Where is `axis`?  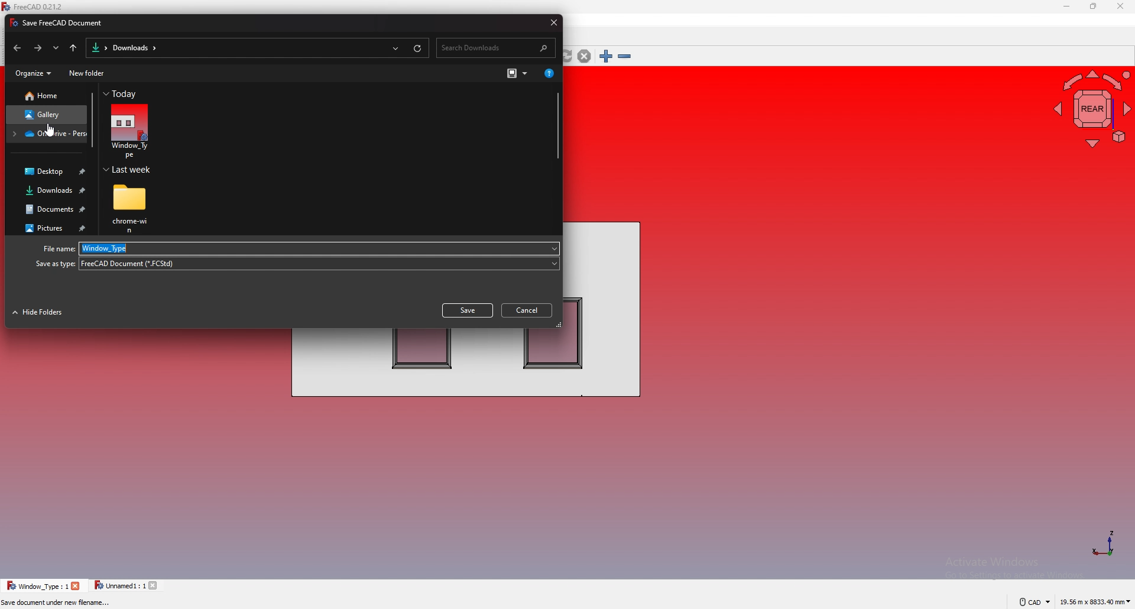
axis is located at coordinates (1103, 543).